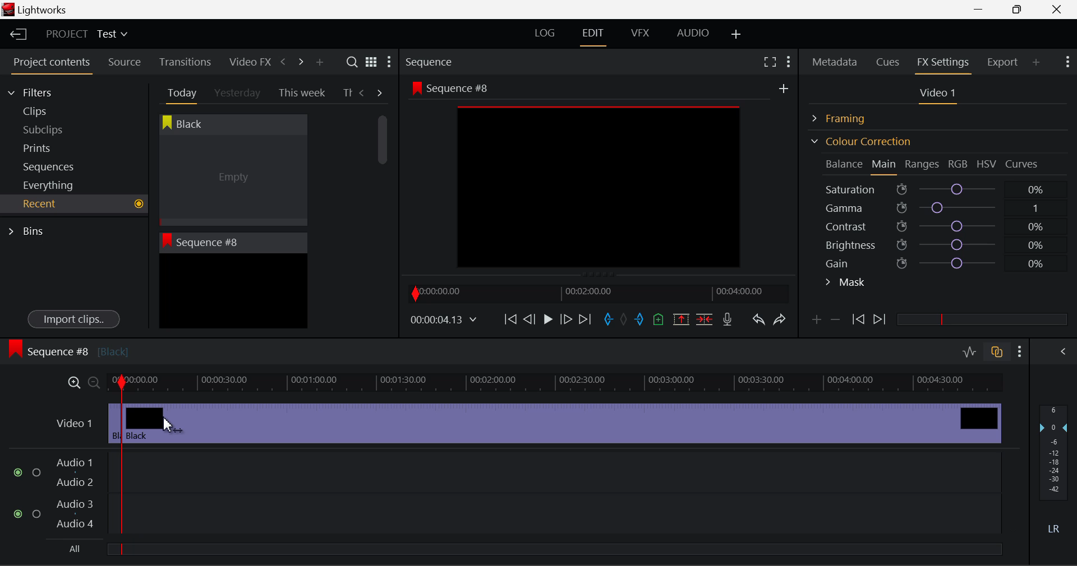 This screenshot has height=566, width=1077. What do you see at coordinates (1020, 9) in the screenshot?
I see `Minimize` at bounding box center [1020, 9].